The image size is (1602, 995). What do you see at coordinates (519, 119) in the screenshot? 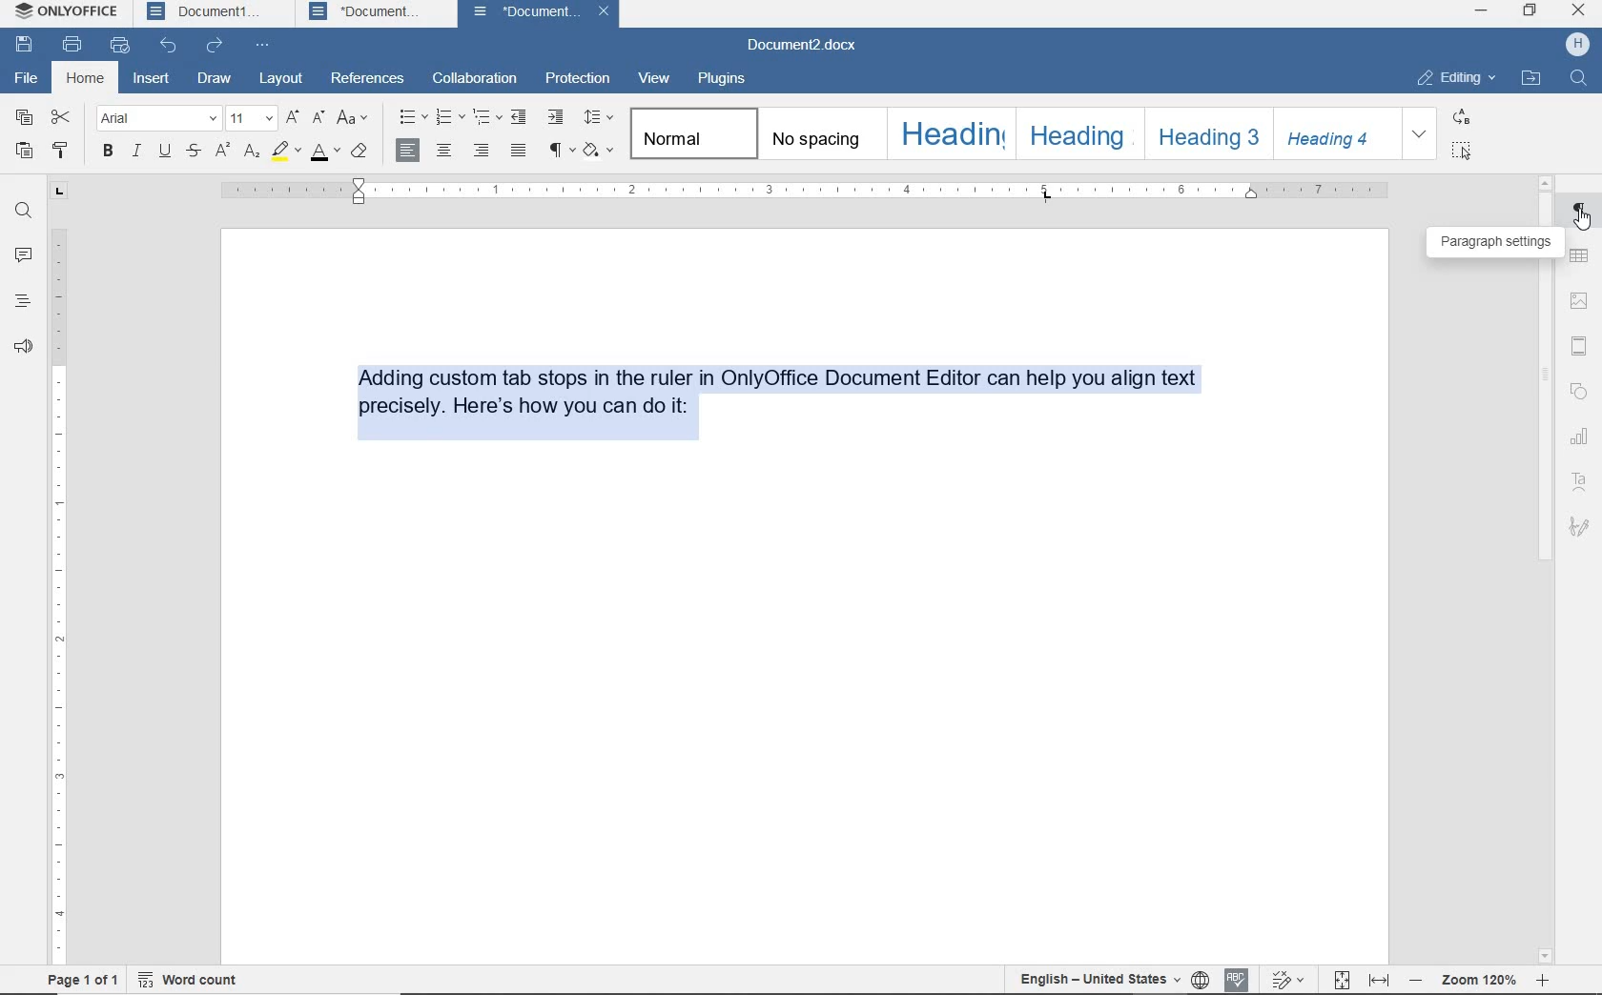
I see `decrease indent` at bounding box center [519, 119].